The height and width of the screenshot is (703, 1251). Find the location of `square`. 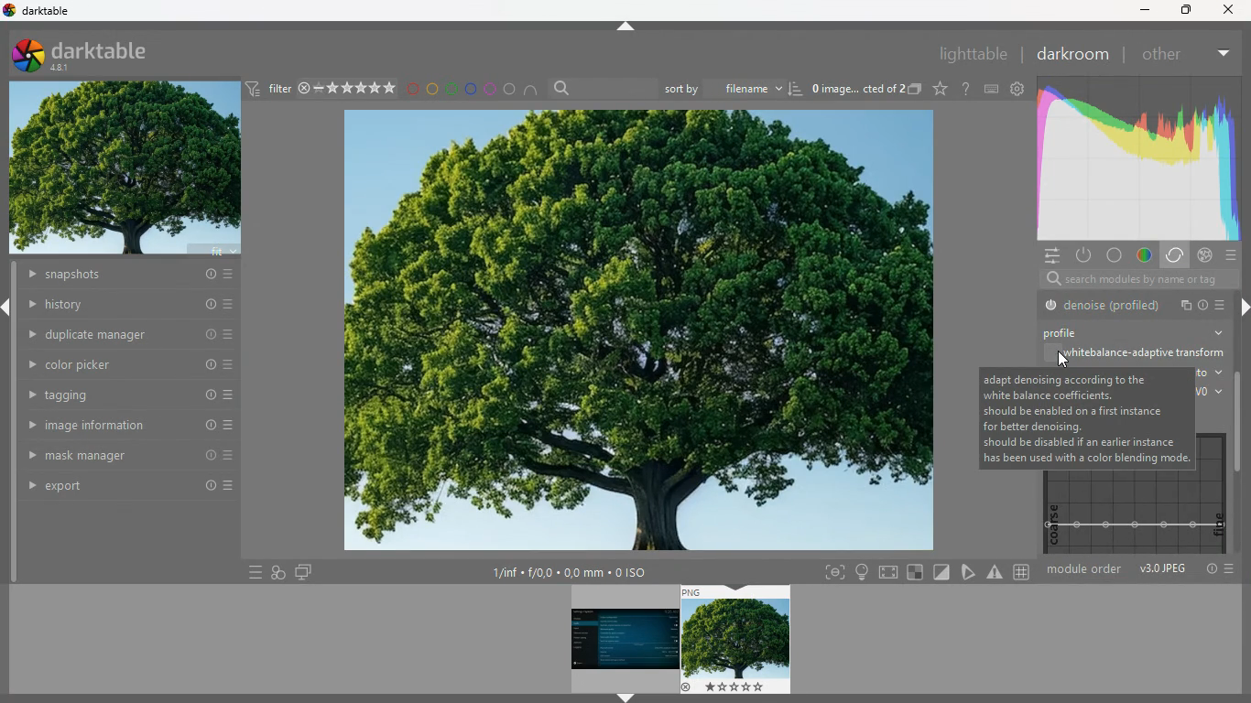

square is located at coordinates (917, 572).